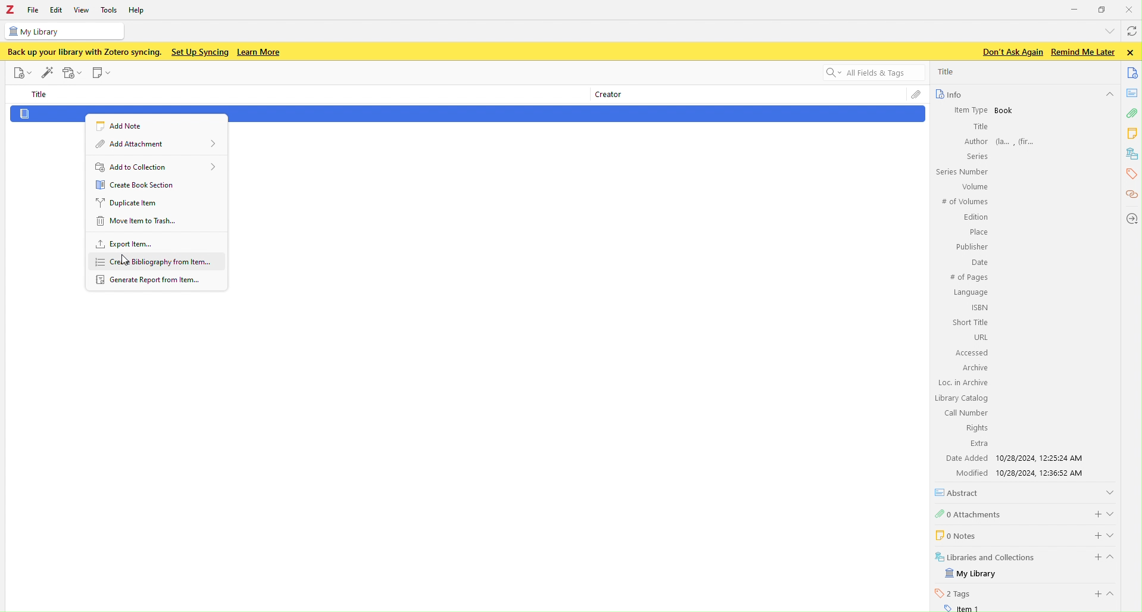 The width and height of the screenshot is (1142, 612). Describe the element at coordinates (1075, 8) in the screenshot. I see `Minimize` at that location.